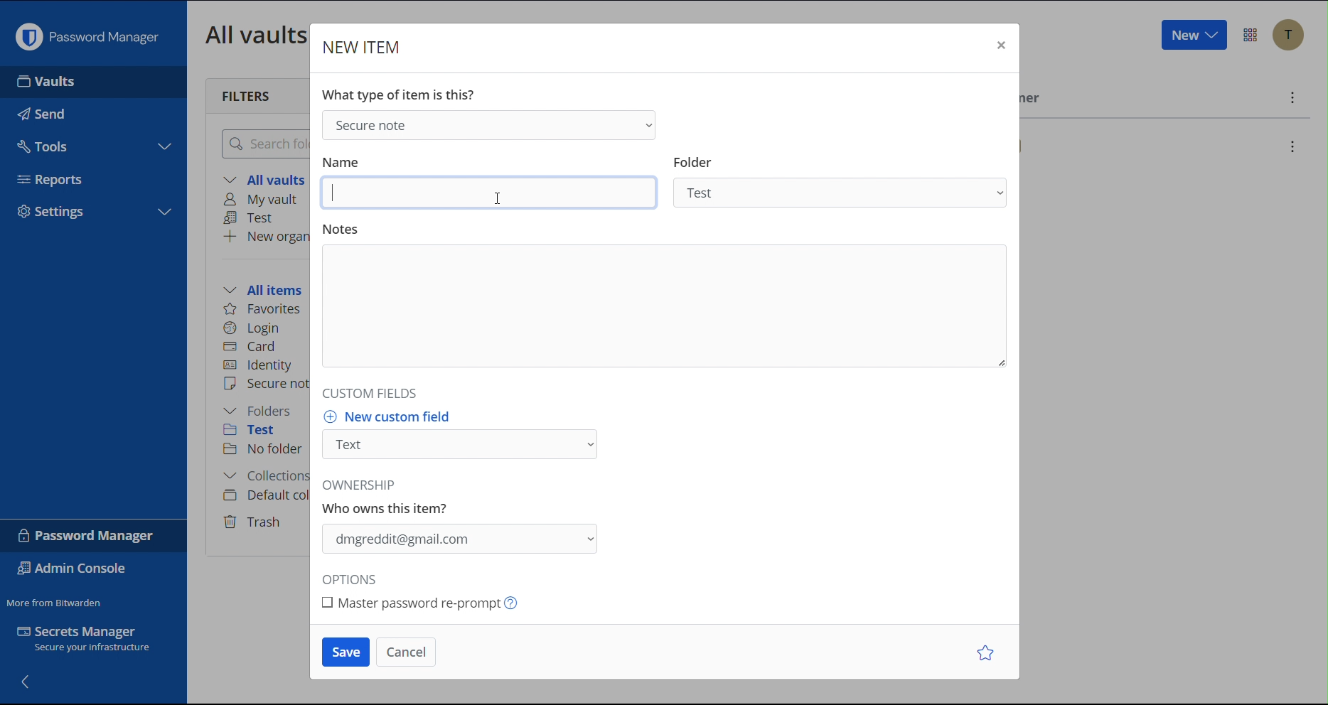  What do you see at coordinates (345, 652) in the screenshot?
I see `Save` at bounding box center [345, 652].